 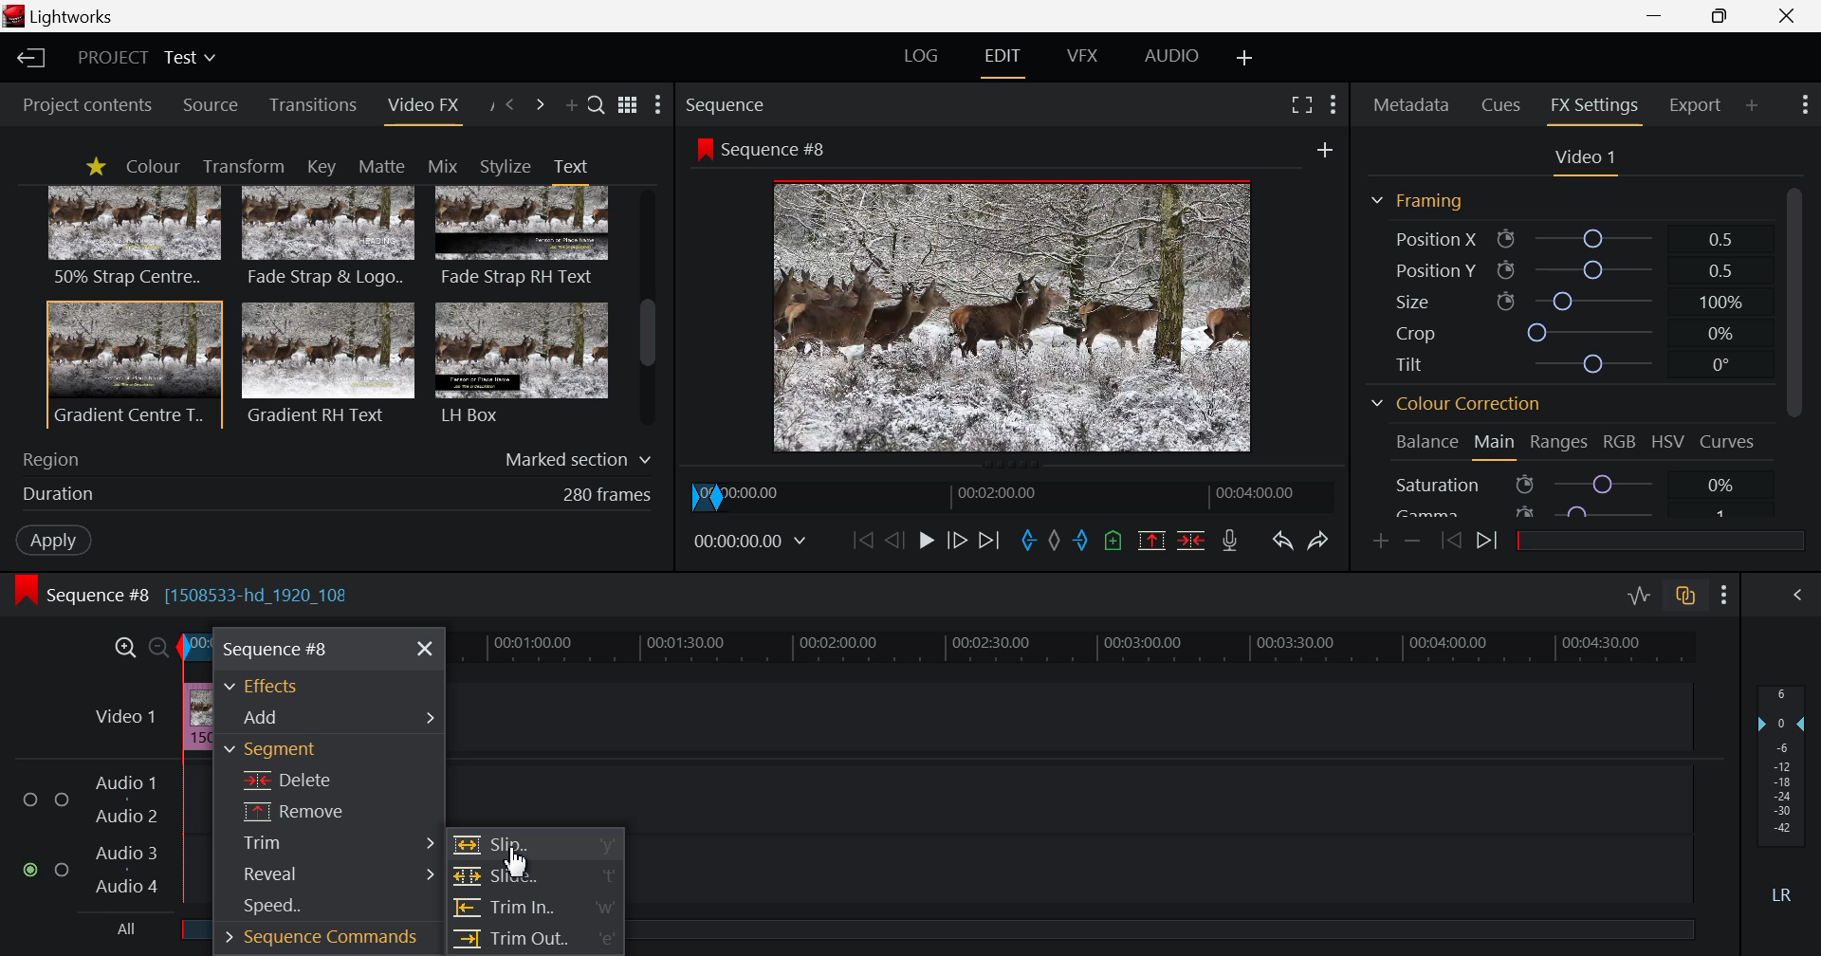 What do you see at coordinates (1496, 445) in the screenshot?
I see `Main Tab Open` at bounding box center [1496, 445].